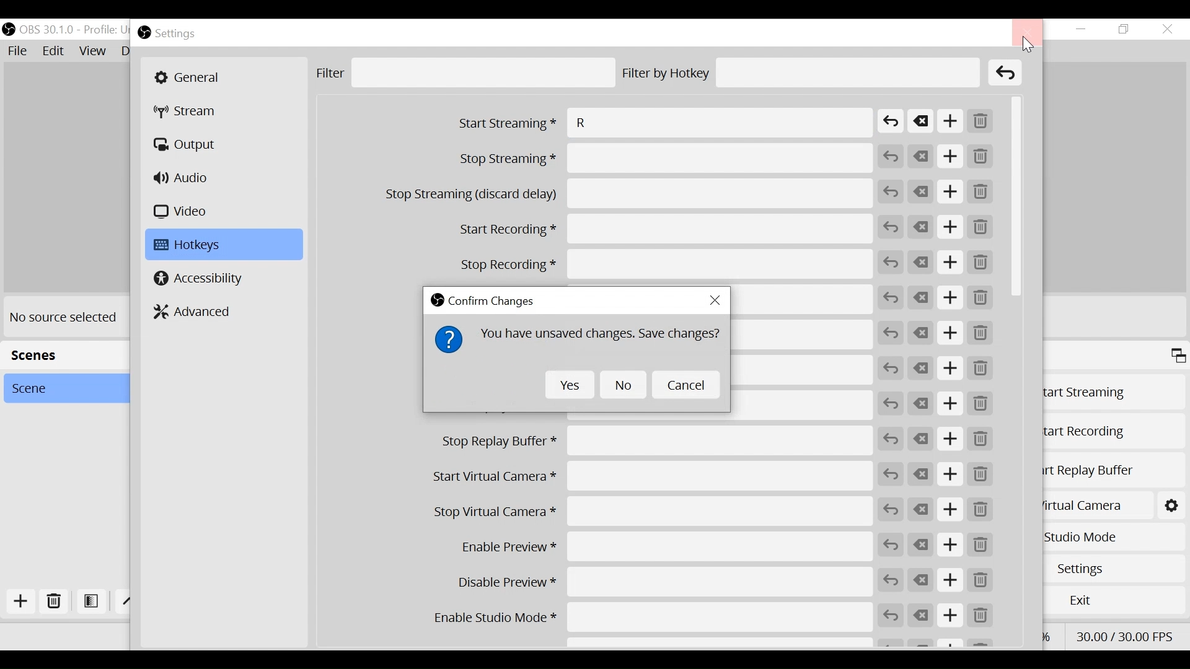 Image resolution: width=1190 pixels, height=669 pixels. I want to click on OBS Version, so click(49, 30).